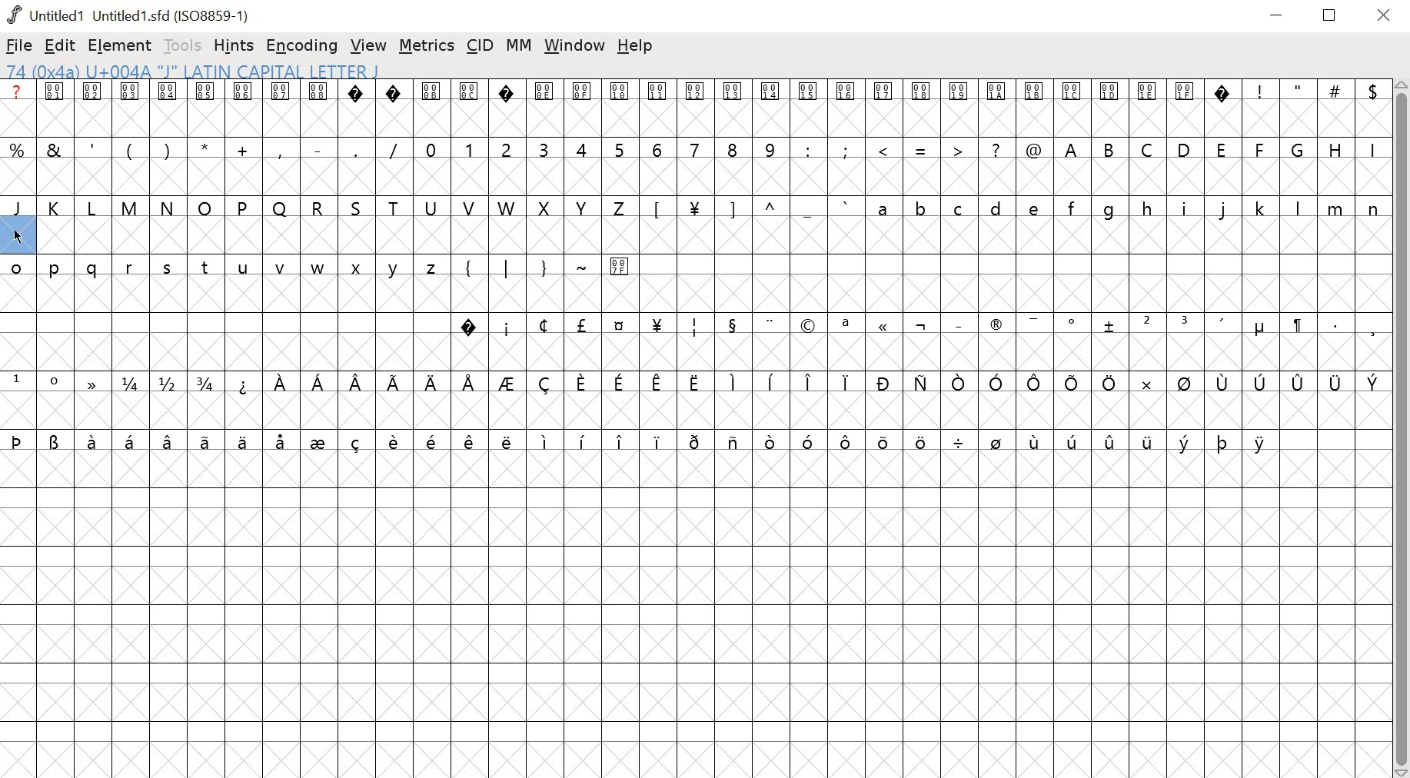 The width and height of the screenshot is (1410, 778). Describe the element at coordinates (368, 47) in the screenshot. I see `VIEW` at that location.